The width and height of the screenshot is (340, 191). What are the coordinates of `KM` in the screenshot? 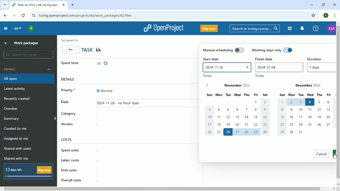 It's located at (330, 29).